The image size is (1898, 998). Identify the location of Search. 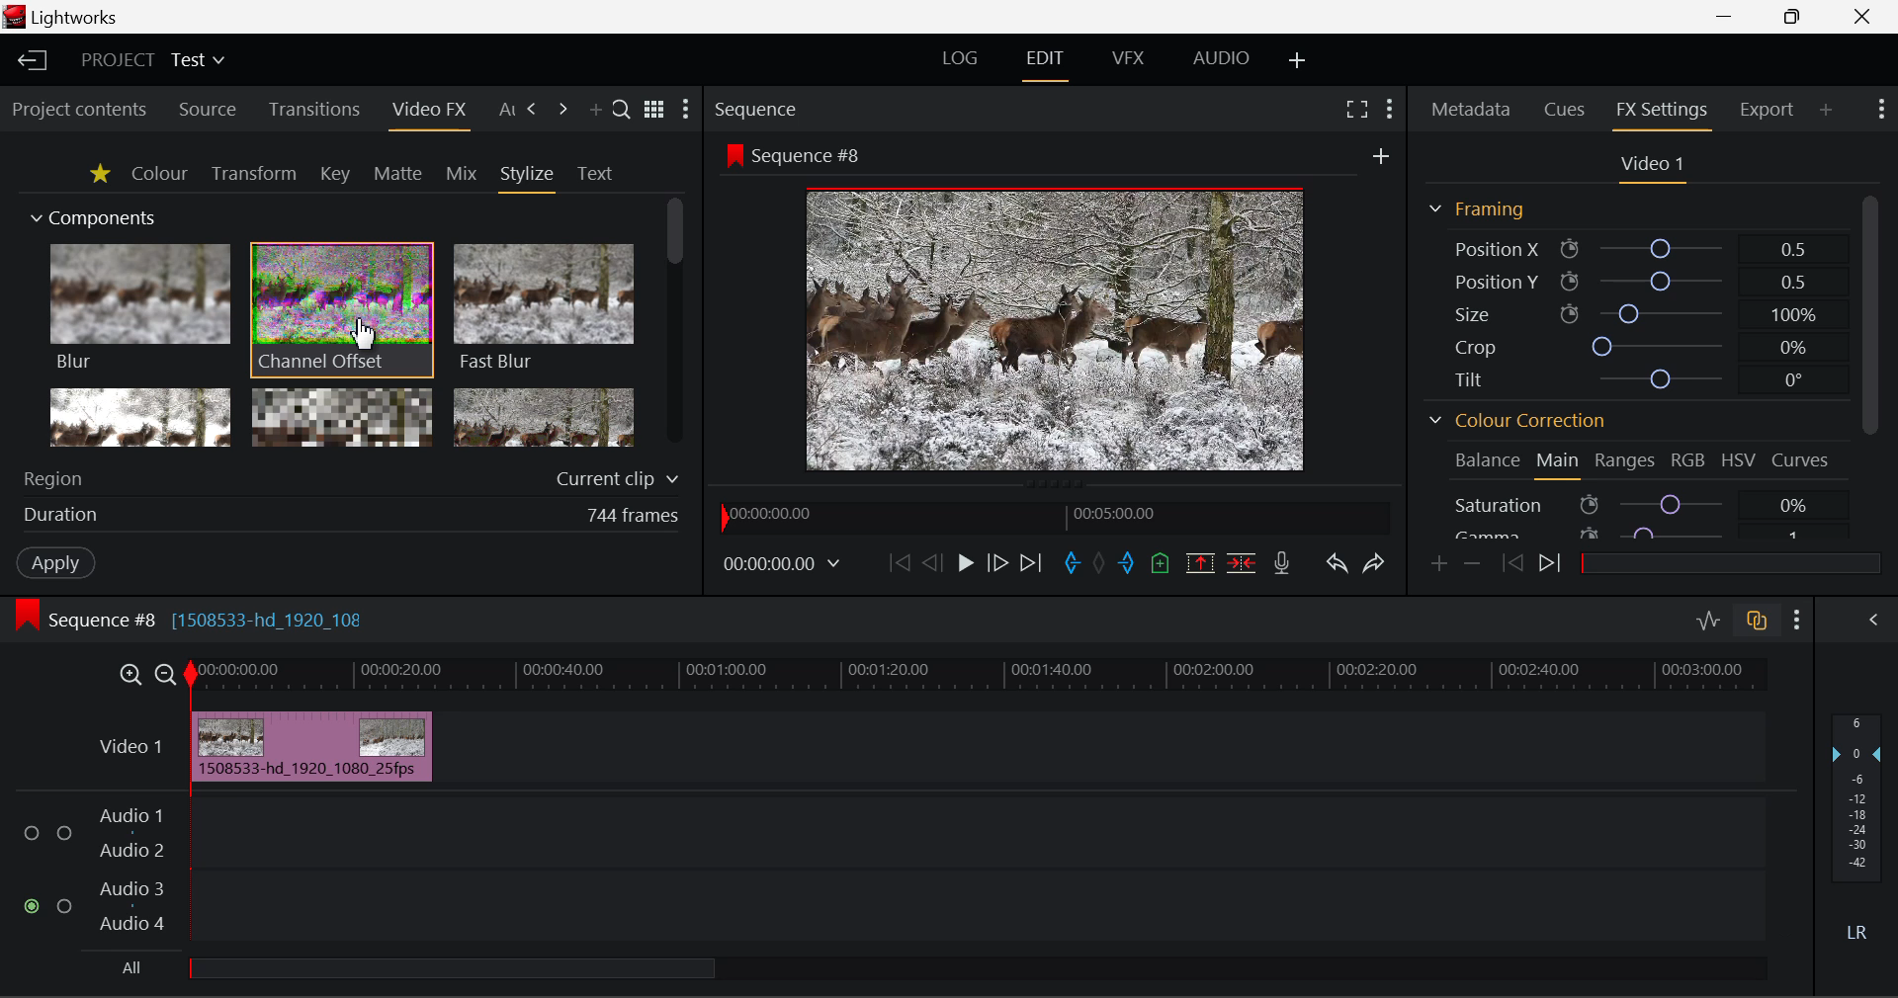
(622, 109).